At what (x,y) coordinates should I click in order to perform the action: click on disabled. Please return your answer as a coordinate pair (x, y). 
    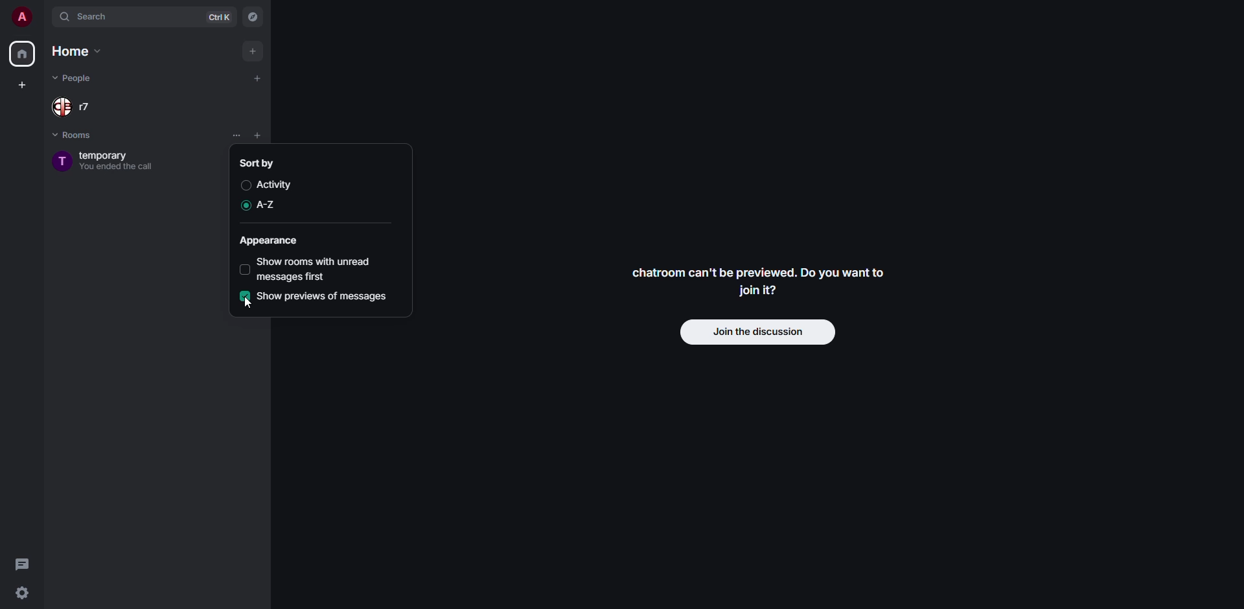
    Looking at the image, I should click on (245, 268).